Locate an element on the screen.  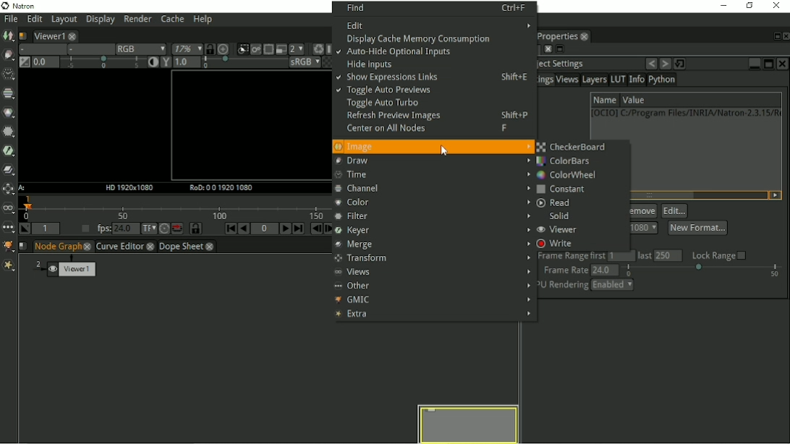
Constant is located at coordinates (563, 189).